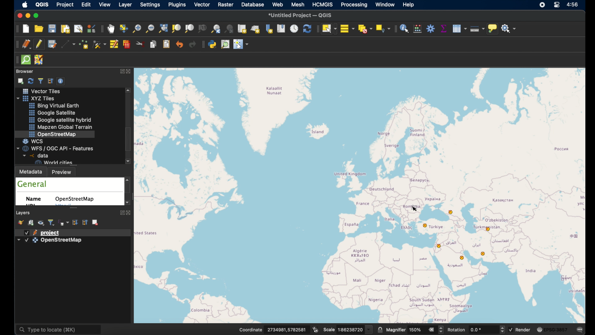 This screenshot has width=595, height=335. Describe the element at coordinates (380, 329) in the screenshot. I see `lock scale` at that location.